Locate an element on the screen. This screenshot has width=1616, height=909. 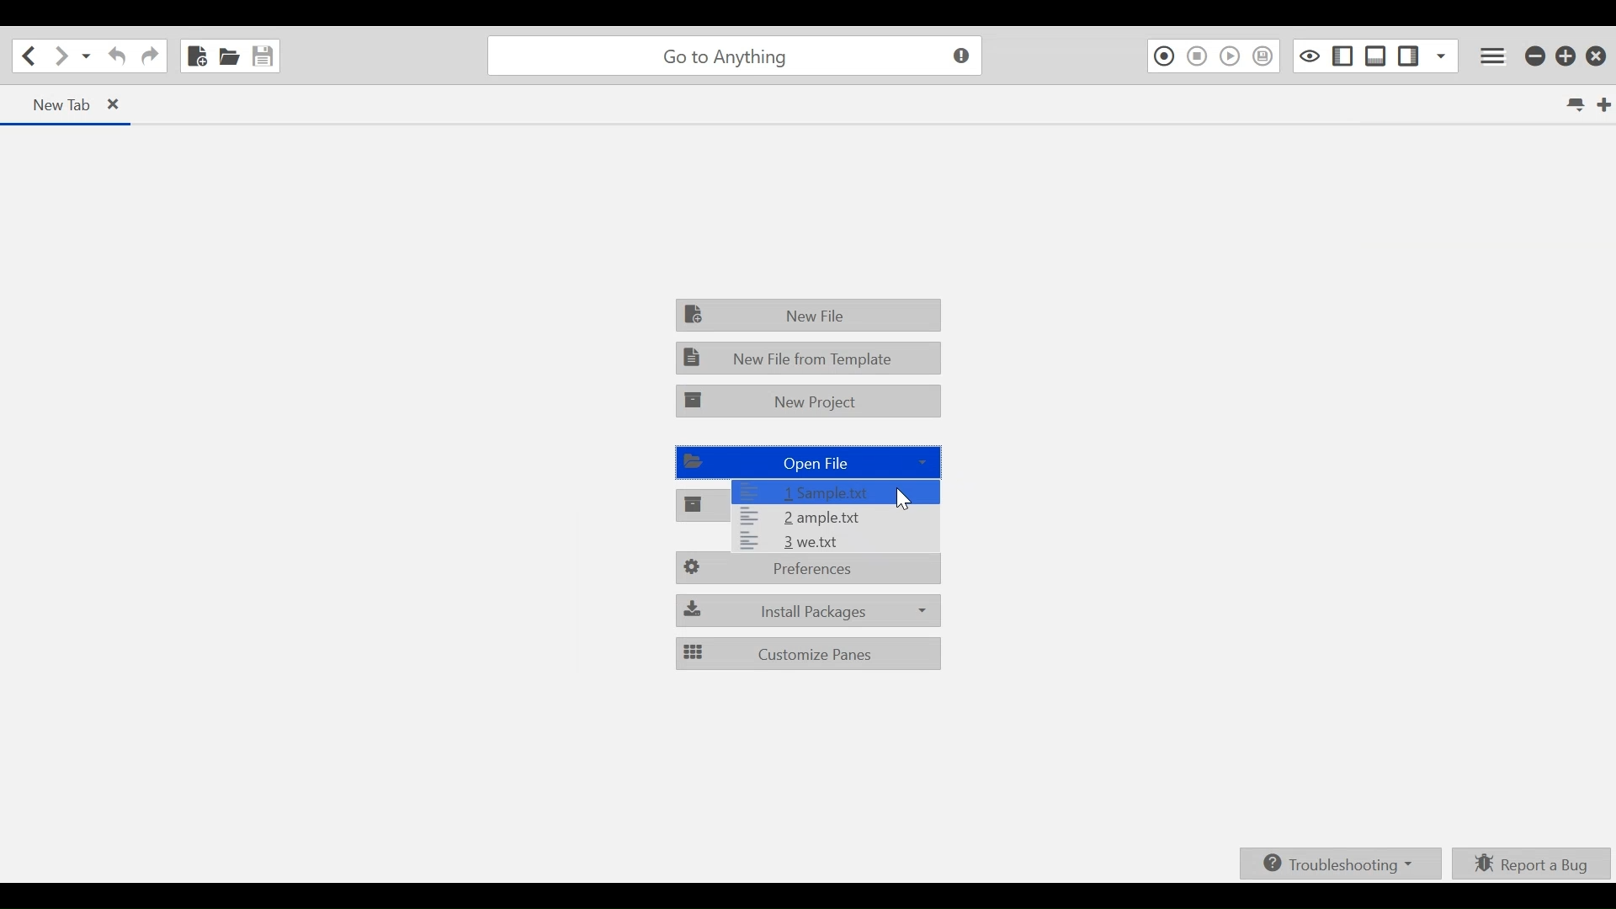
Customize Pages is located at coordinates (806, 652).